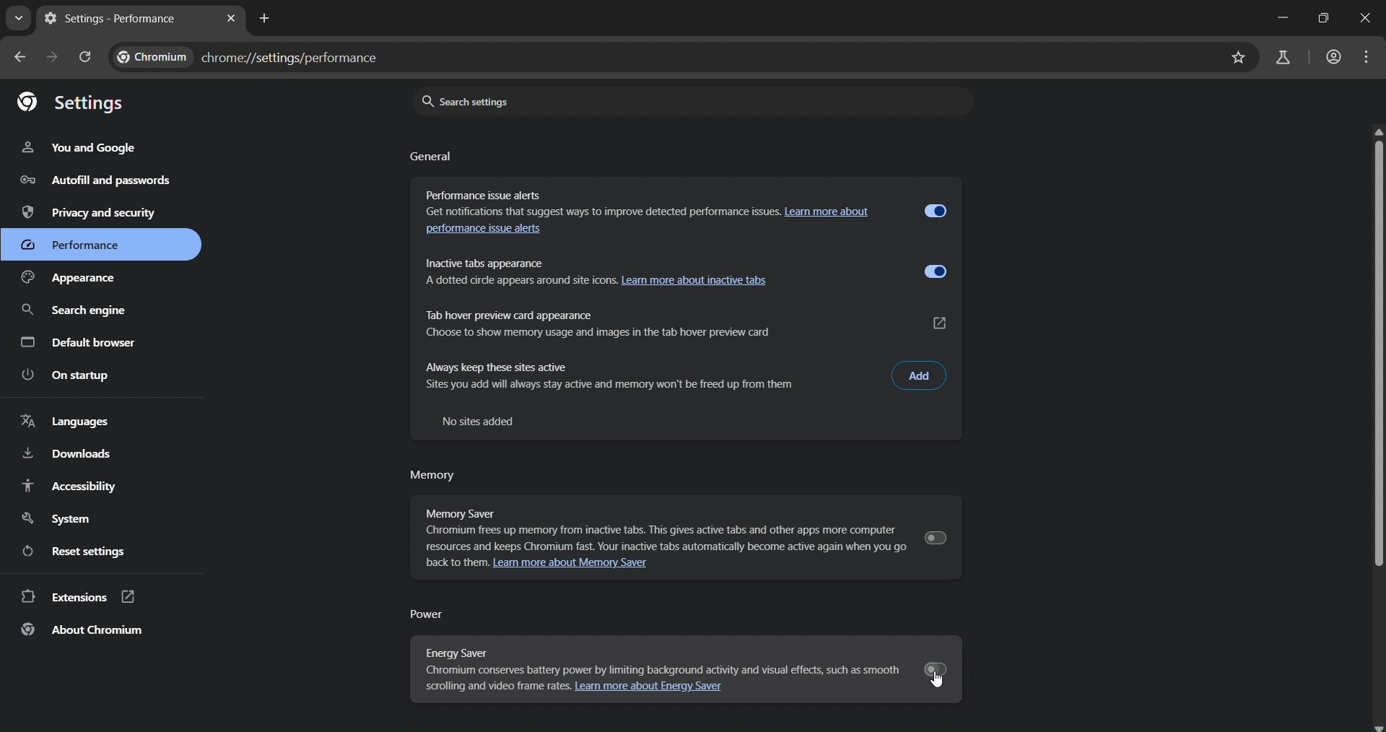 The width and height of the screenshot is (1386, 732). What do you see at coordinates (79, 342) in the screenshot?
I see `default browser` at bounding box center [79, 342].